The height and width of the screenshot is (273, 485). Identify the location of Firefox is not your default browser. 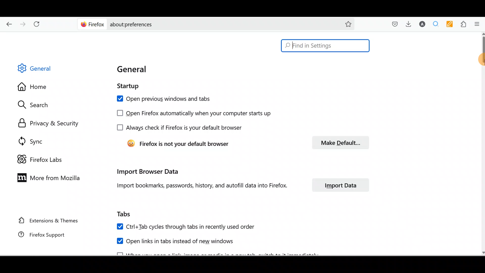
(178, 142).